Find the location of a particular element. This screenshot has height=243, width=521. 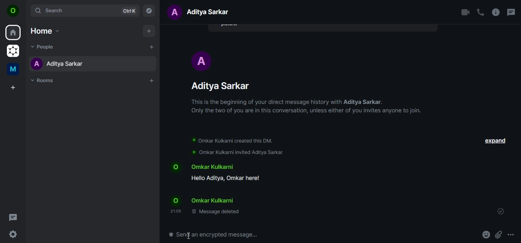

attachment is located at coordinates (498, 235).